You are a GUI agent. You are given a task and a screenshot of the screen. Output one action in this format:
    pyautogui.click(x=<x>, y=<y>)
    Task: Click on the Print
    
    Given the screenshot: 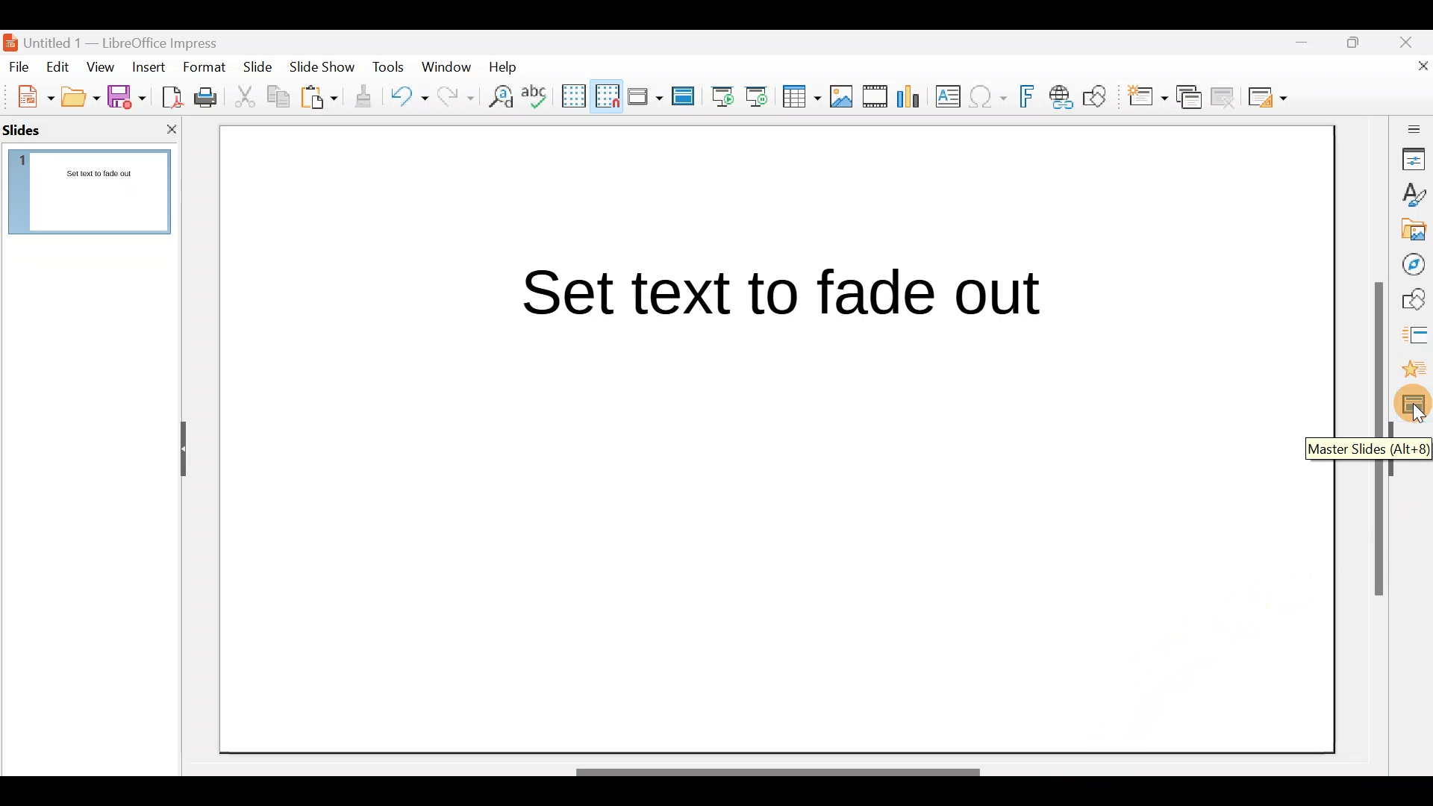 What is the action you would take?
    pyautogui.click(x=210, y=99)
    